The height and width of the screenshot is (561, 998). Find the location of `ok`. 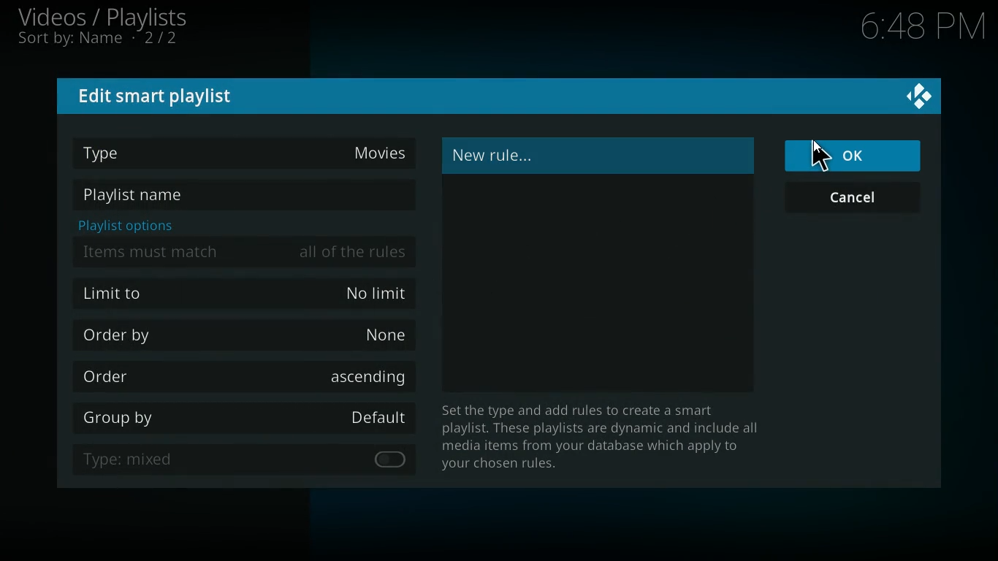

ok is located at coordinates (856, 156).